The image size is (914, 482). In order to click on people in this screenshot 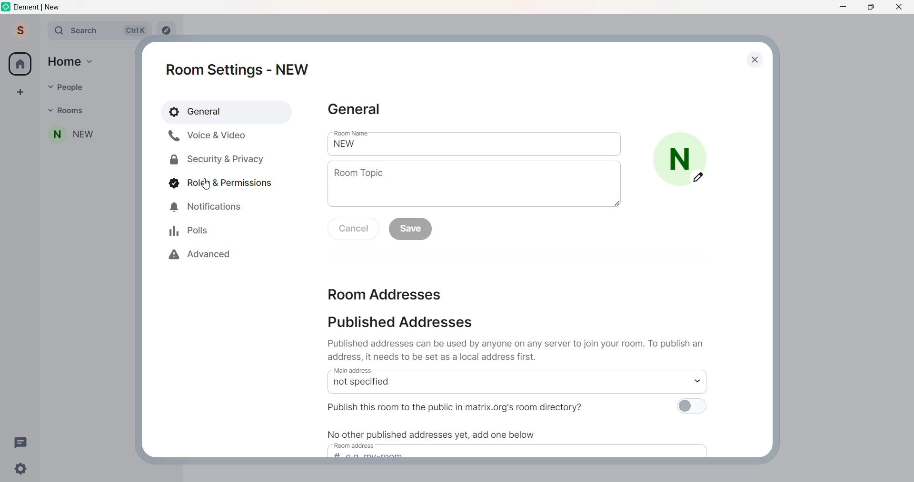, I will do `click(64, 87)`.